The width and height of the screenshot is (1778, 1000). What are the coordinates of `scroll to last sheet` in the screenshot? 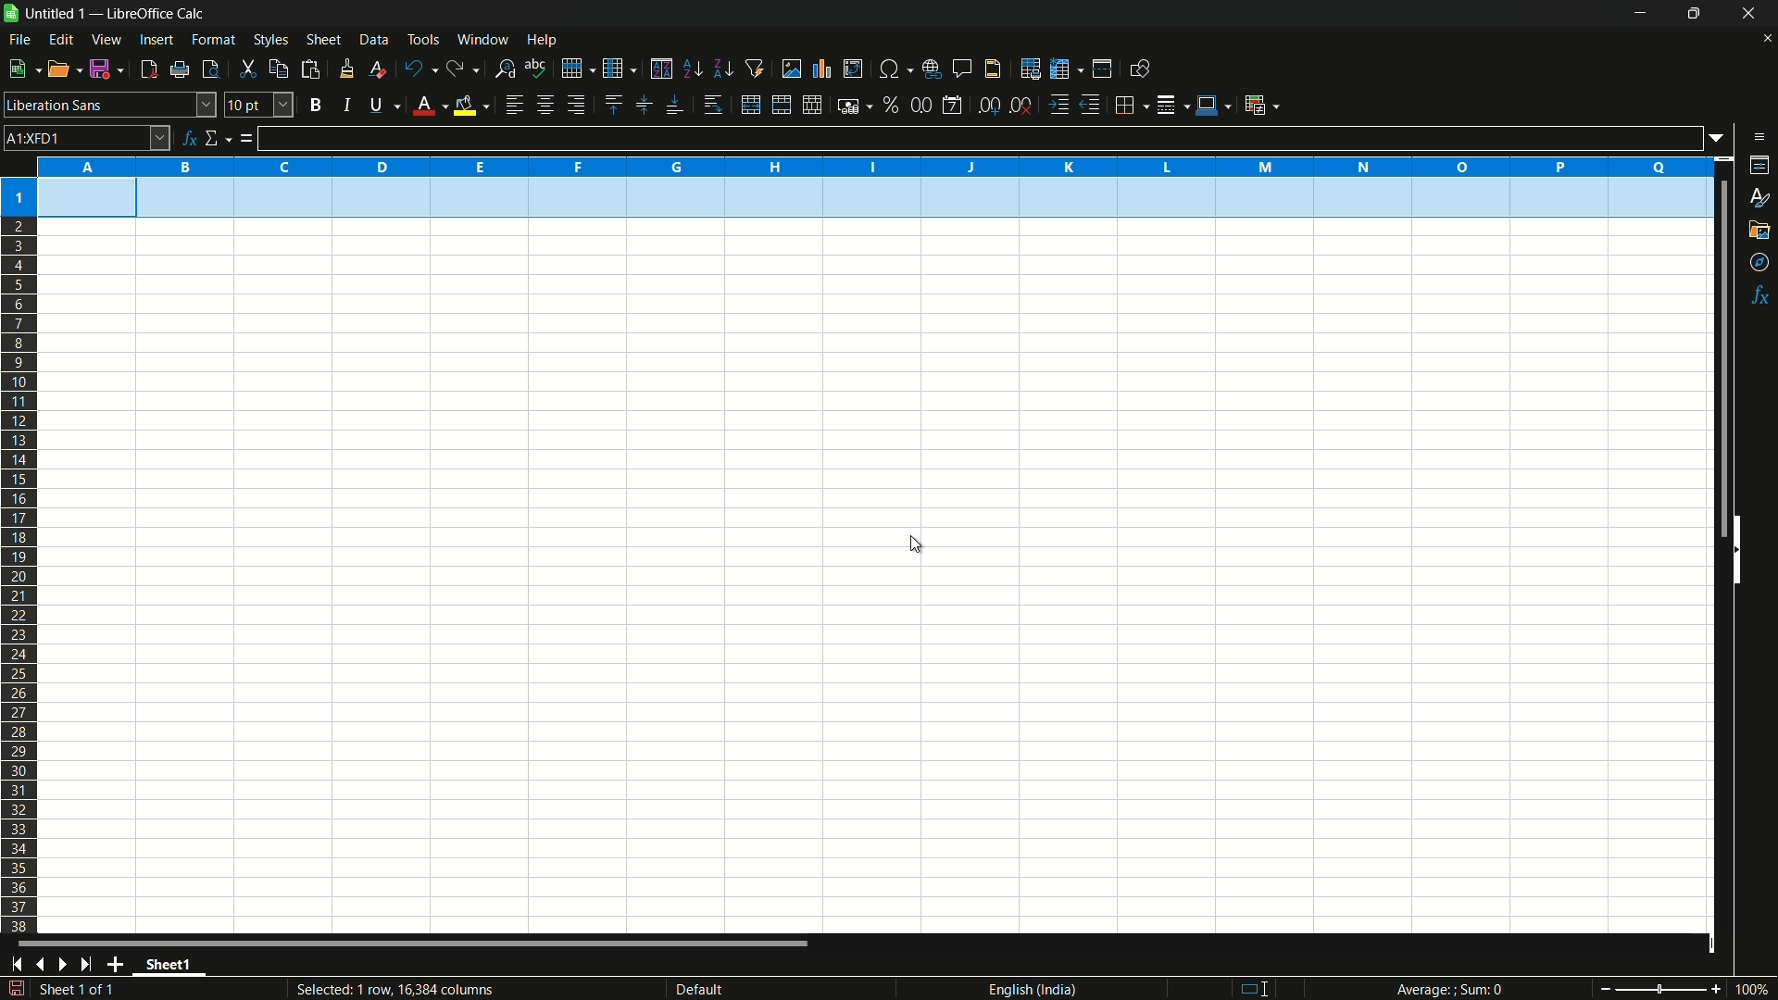 It's located at (92, 965).